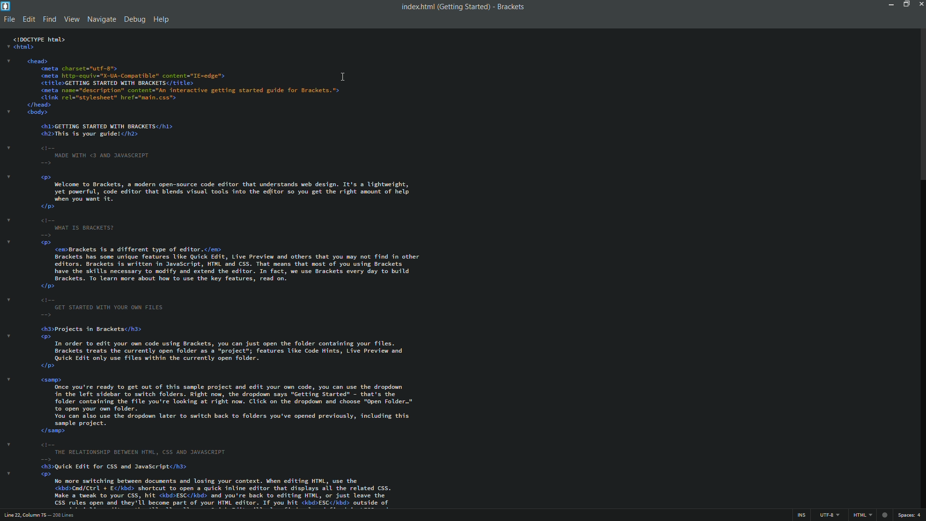 The width and height of the screenshot is (926, 521). What do you see at coordinates (8, 473) in the screenshot?
I see `dropdown` at bounding box center [8, 473].